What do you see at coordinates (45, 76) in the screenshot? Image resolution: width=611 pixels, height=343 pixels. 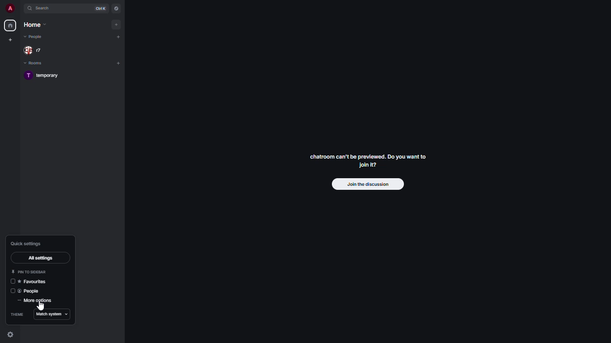 I see `room` at bounding box center [45, 76].